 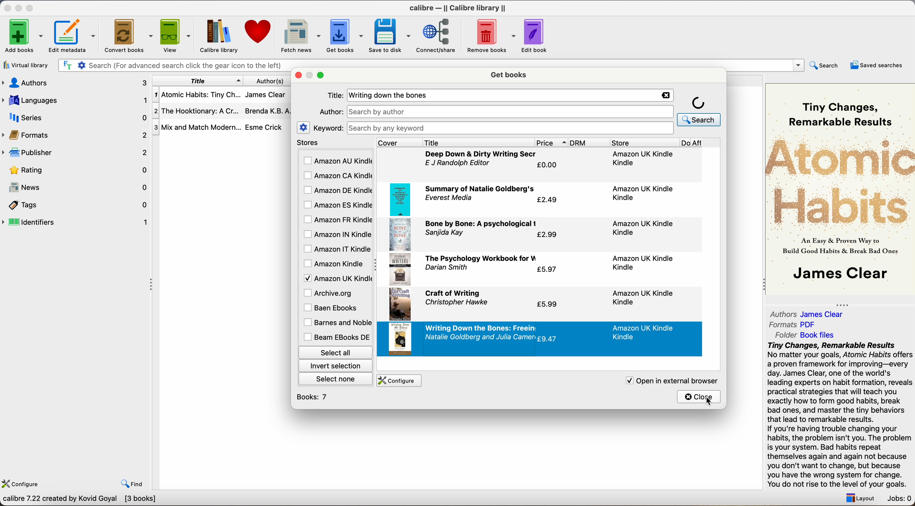 What do you see at coordinates (510, 74) in the screenshot?
I see `get books` at bounding box center [510, 74].